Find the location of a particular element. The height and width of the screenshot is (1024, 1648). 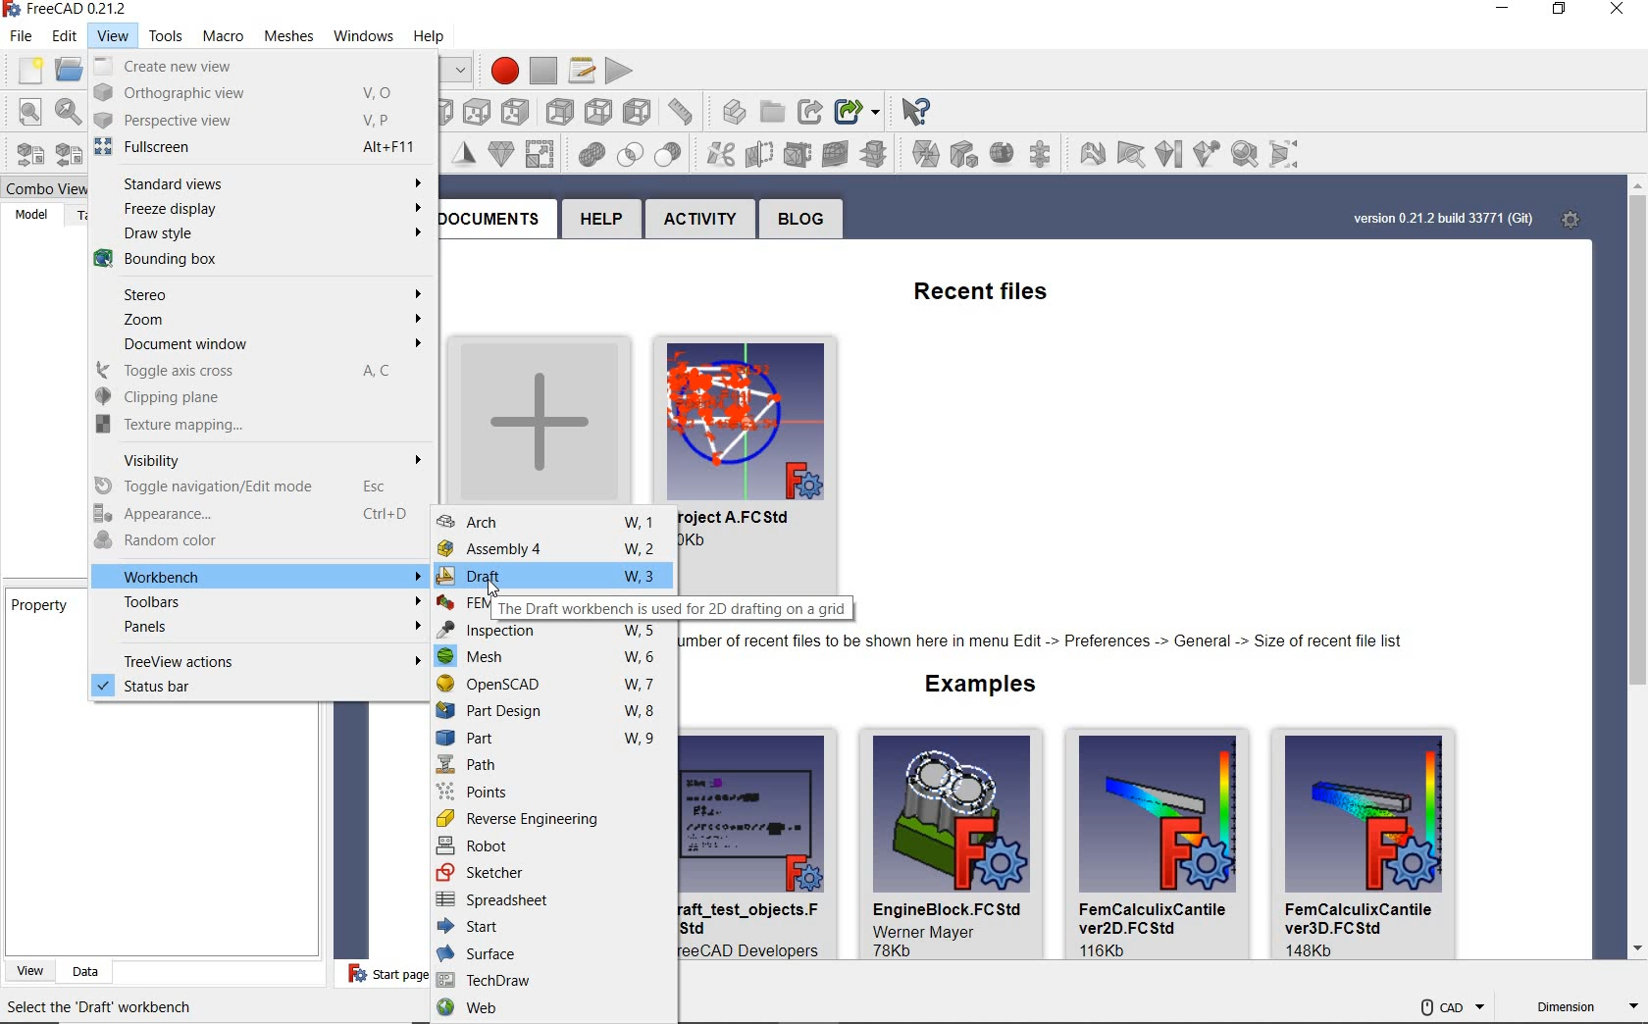

create mesh segments from best-fit surfaces is located at coordinates (1000, 155).